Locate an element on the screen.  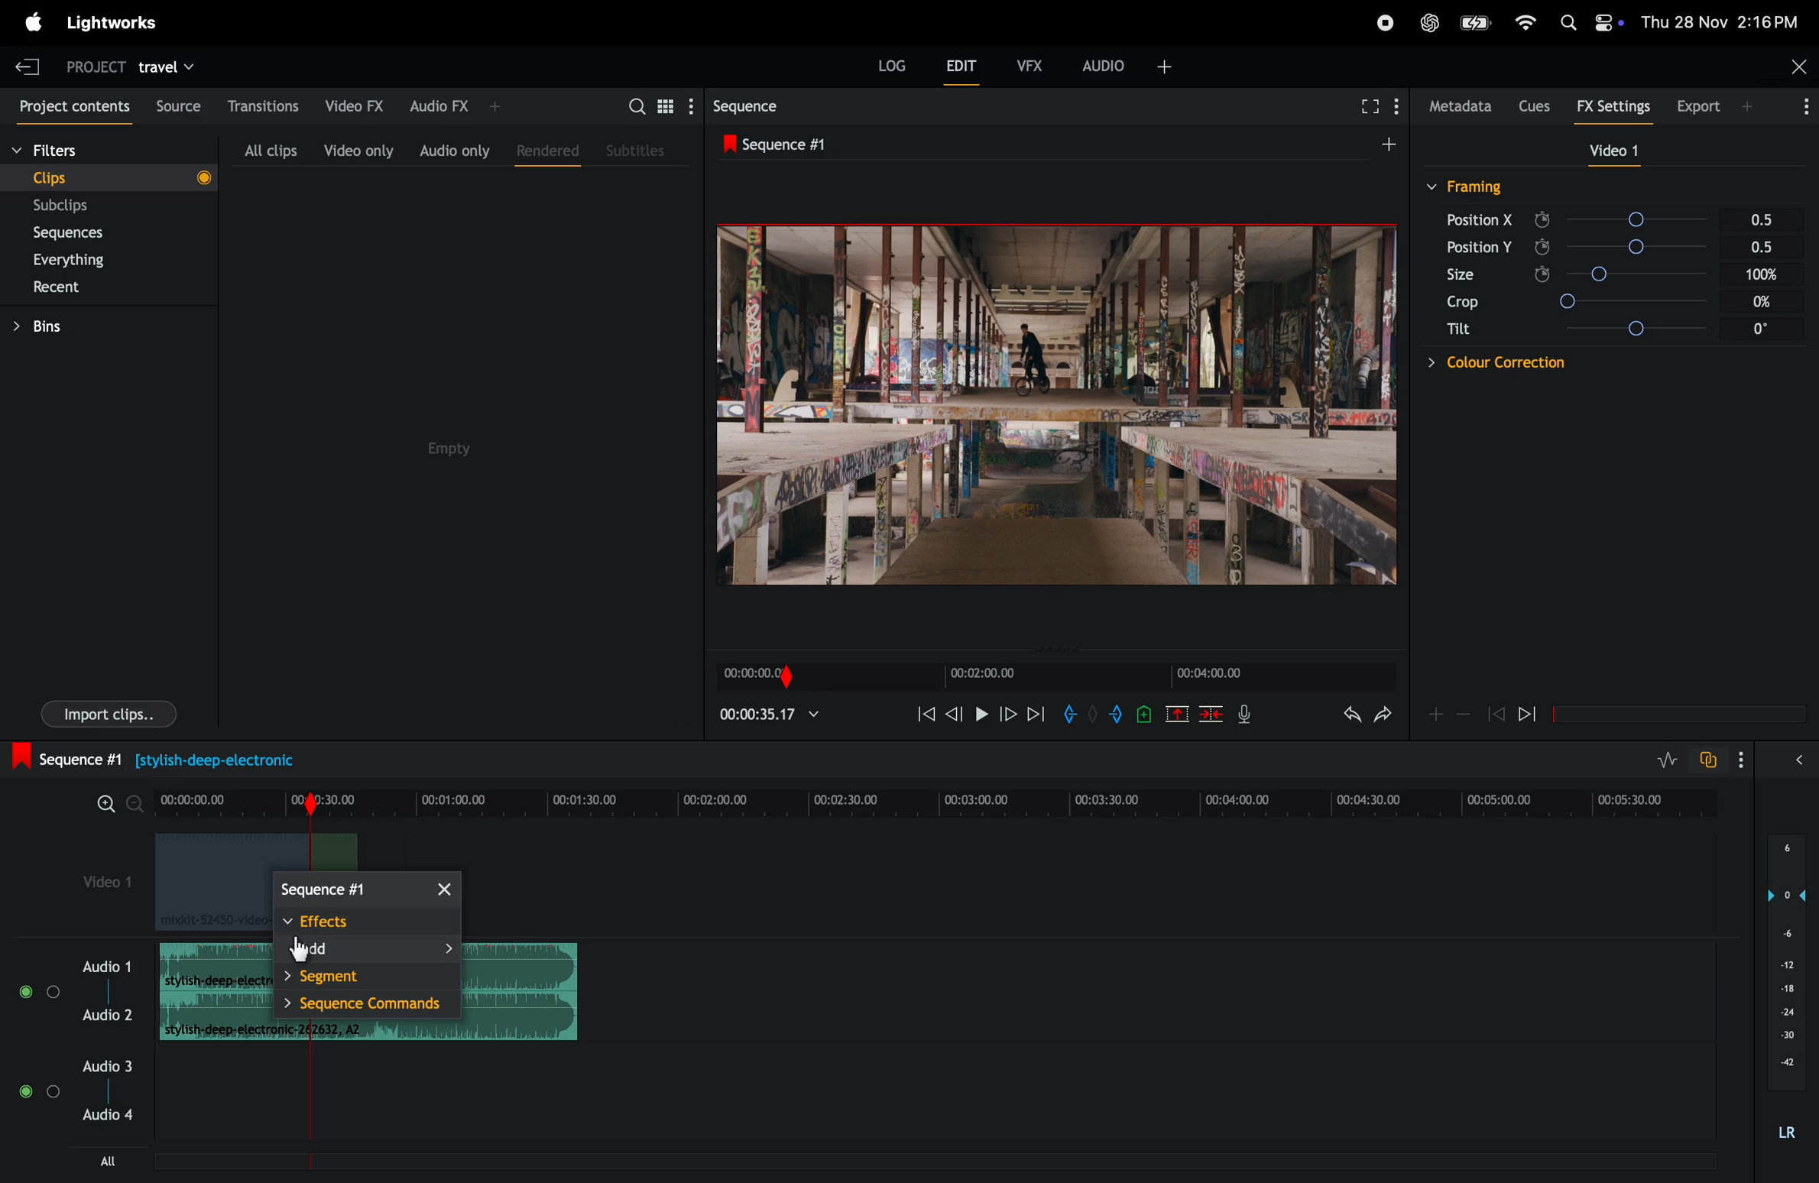
add key frame is located at coordinates (1435, 713).